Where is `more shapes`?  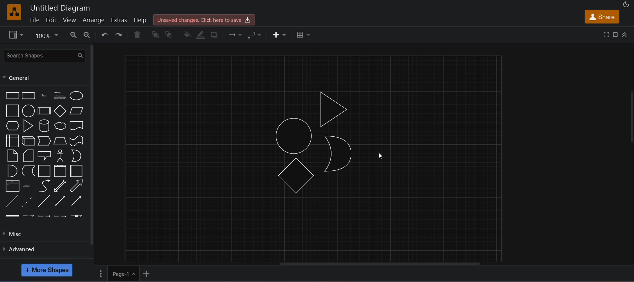 more shapes is located at coordinates (47, 270).